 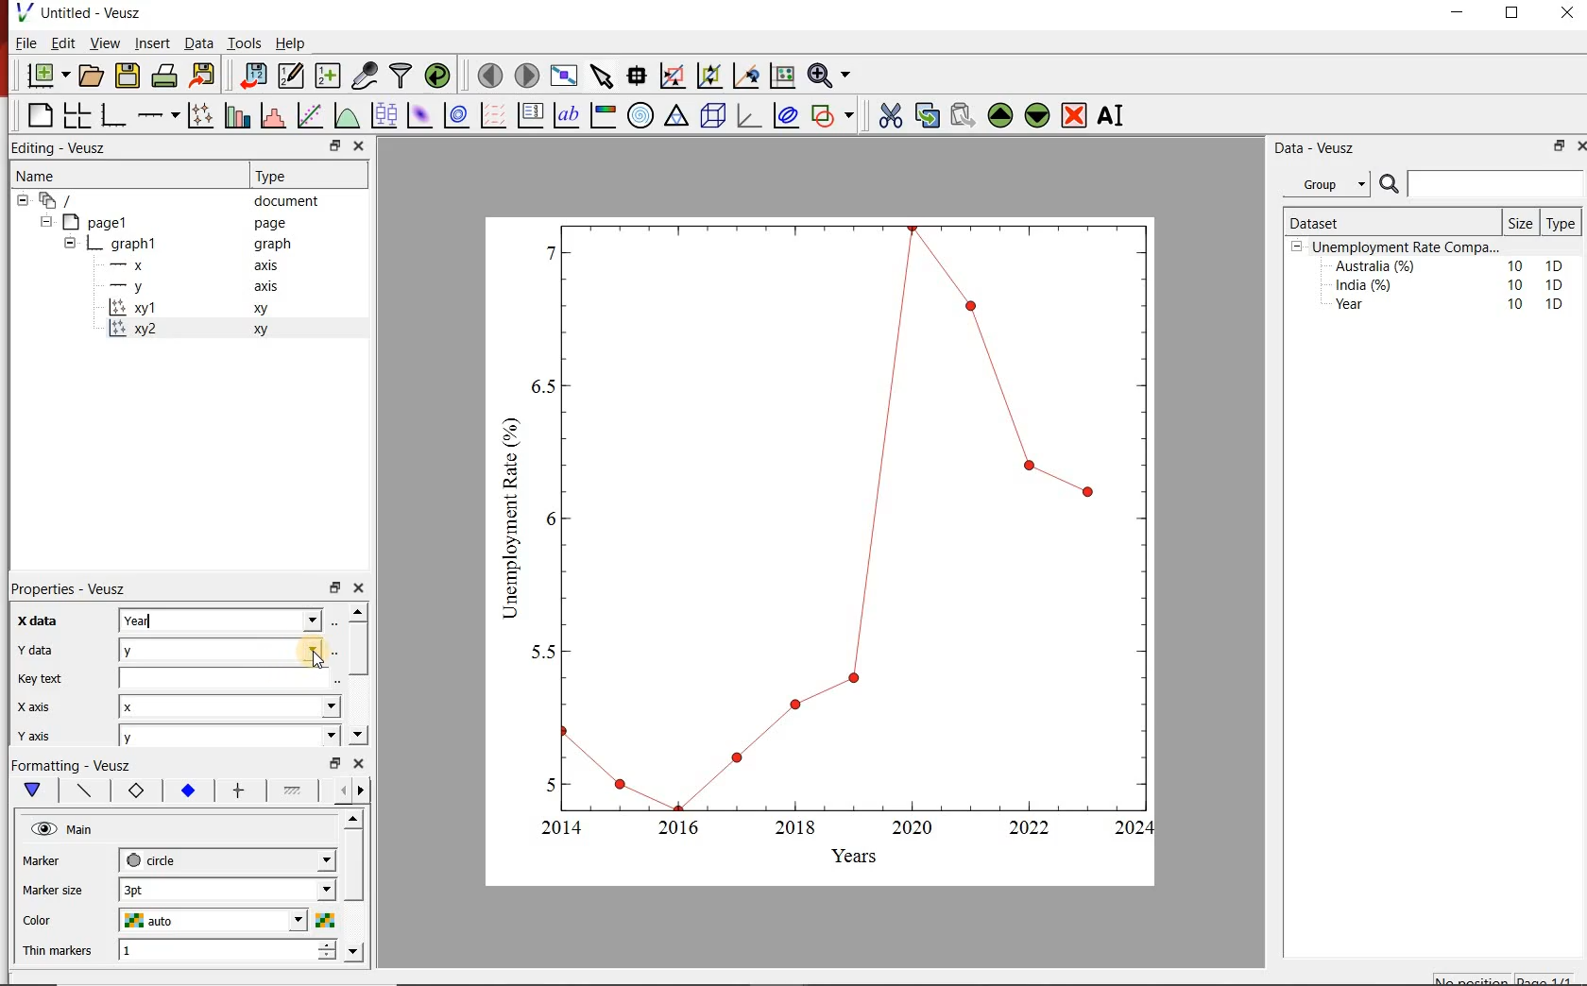 I want to click on y, so click(x=227, y=648).